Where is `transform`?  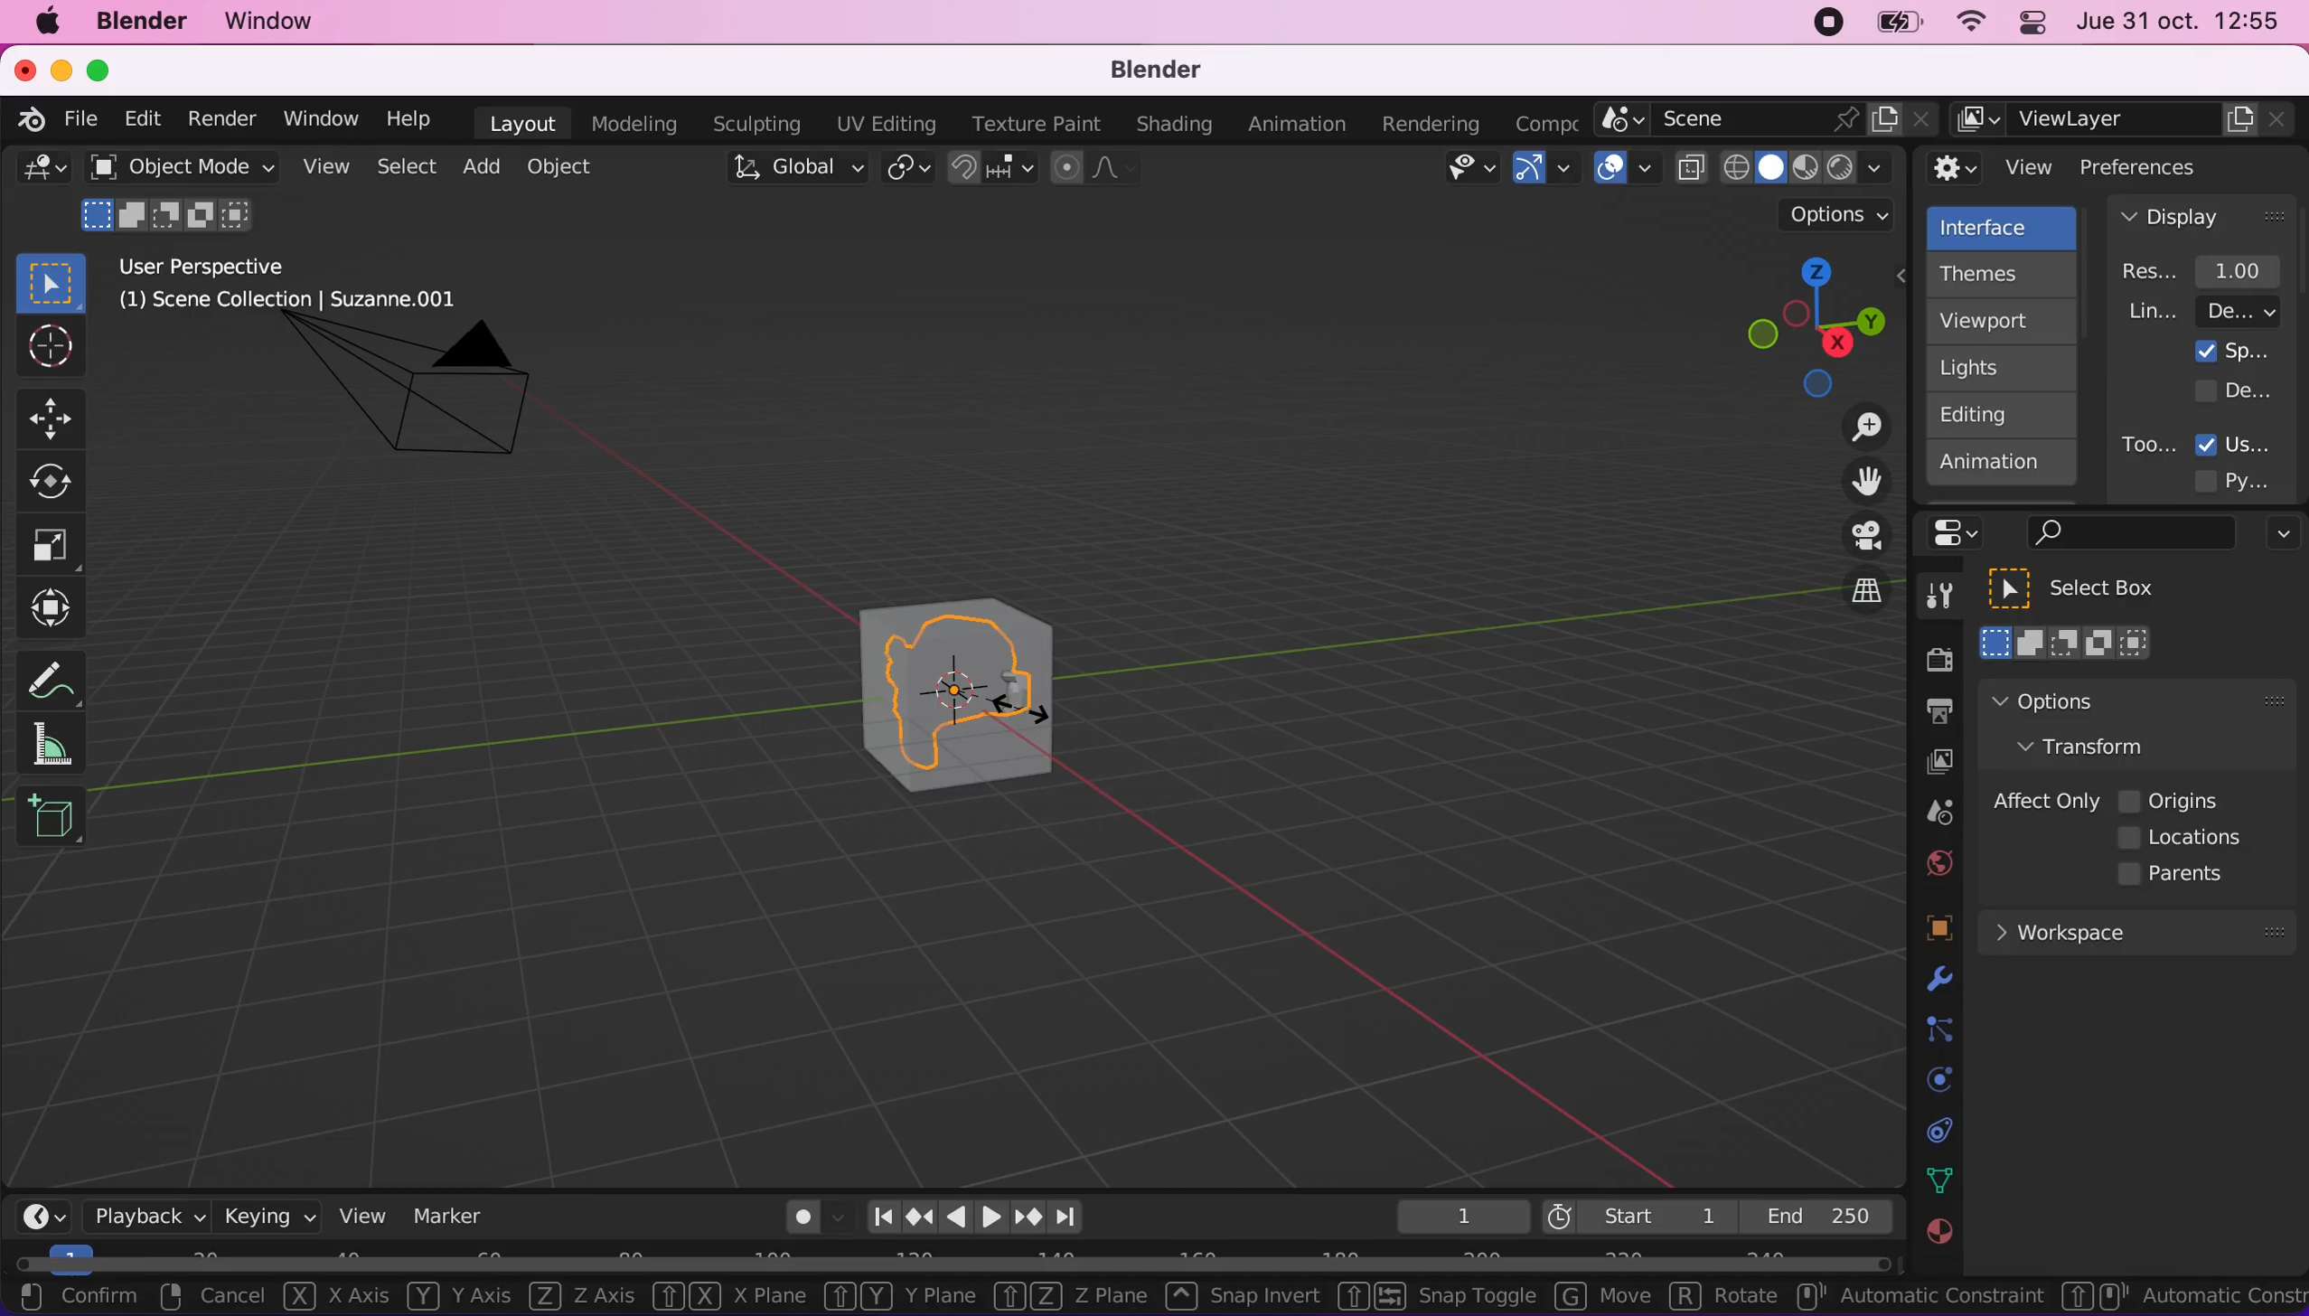 transform is located at coordinates (2100, 745).